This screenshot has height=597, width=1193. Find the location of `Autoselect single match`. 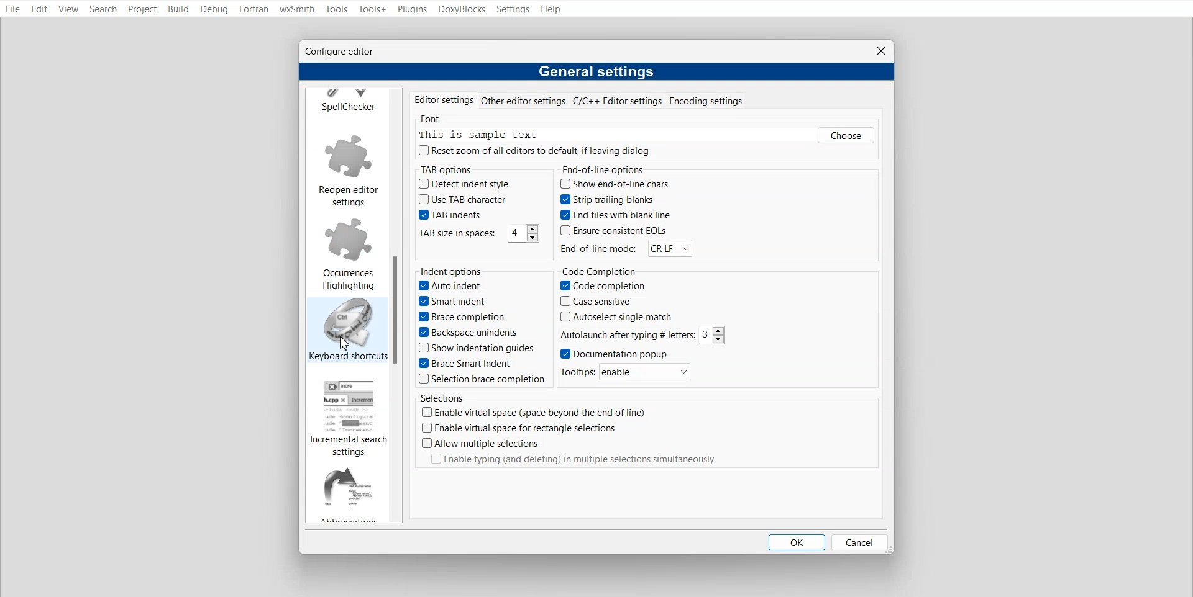

Autoselect single match is located at coordinates (616, 318).